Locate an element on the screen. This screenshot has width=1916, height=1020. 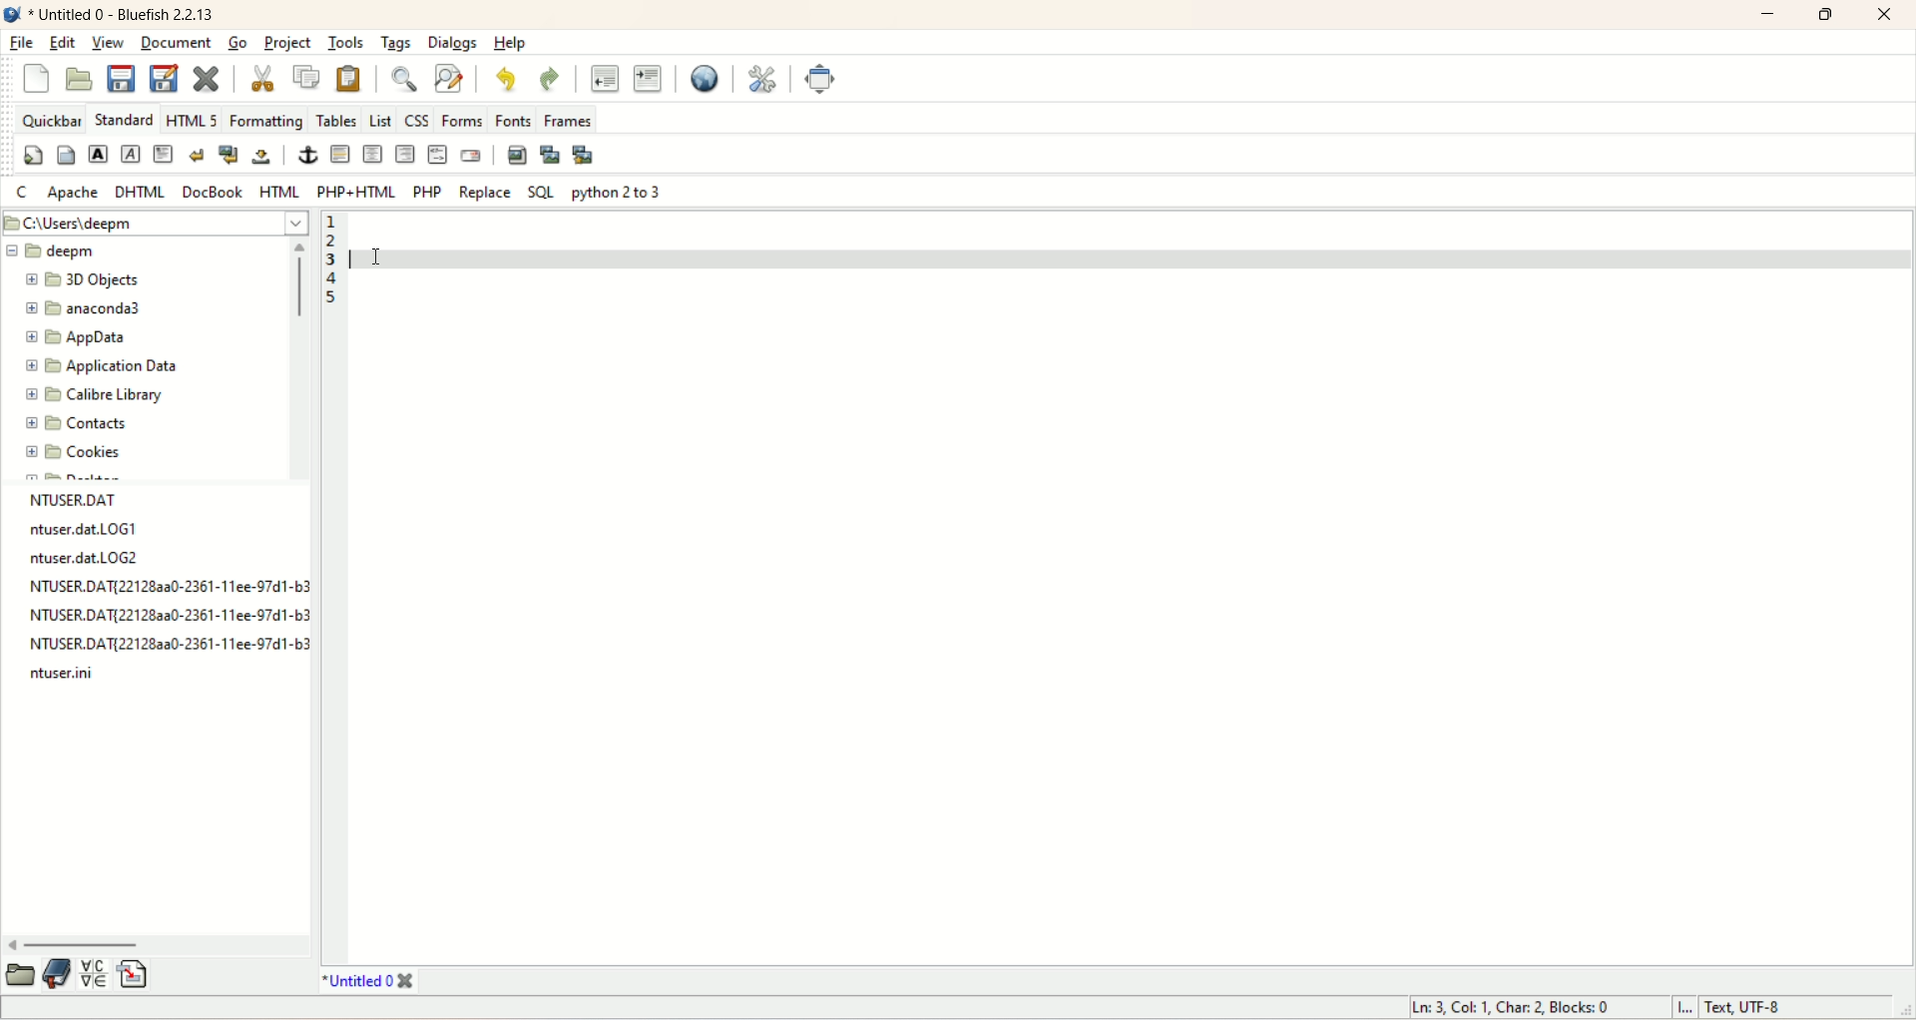
go is located at coordinates (237, 44).